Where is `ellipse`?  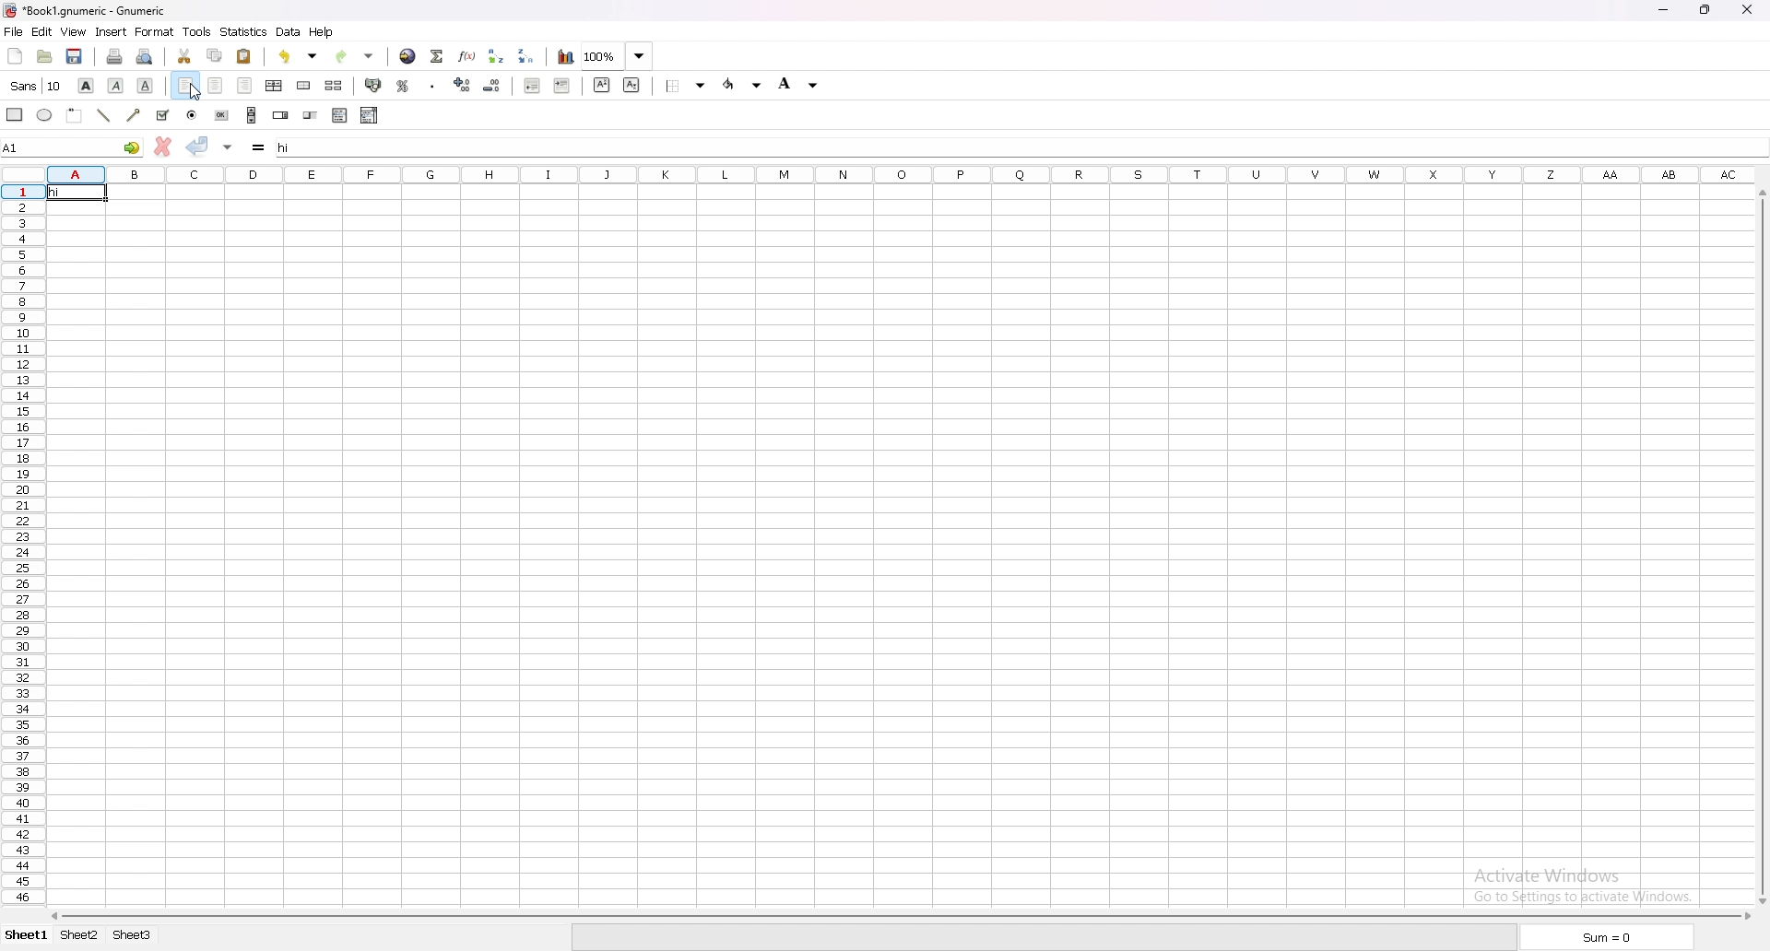
ellipse is located at coordinates (46, 115).